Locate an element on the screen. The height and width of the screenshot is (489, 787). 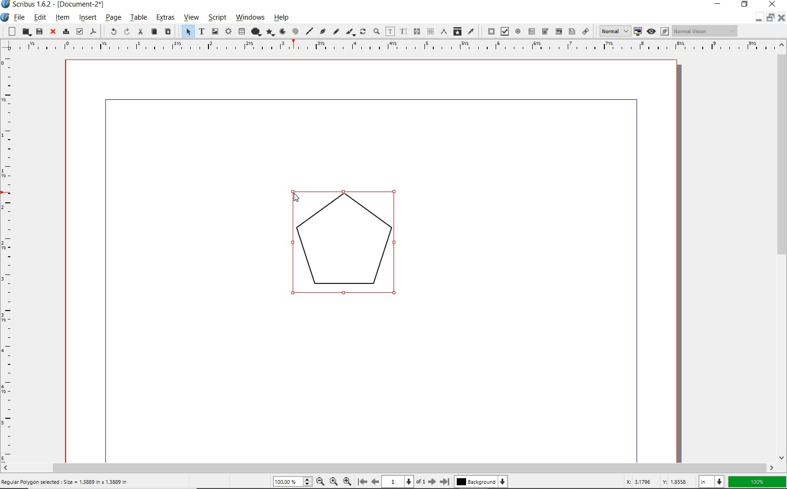
toggle color is located at coordinates (639, 31).